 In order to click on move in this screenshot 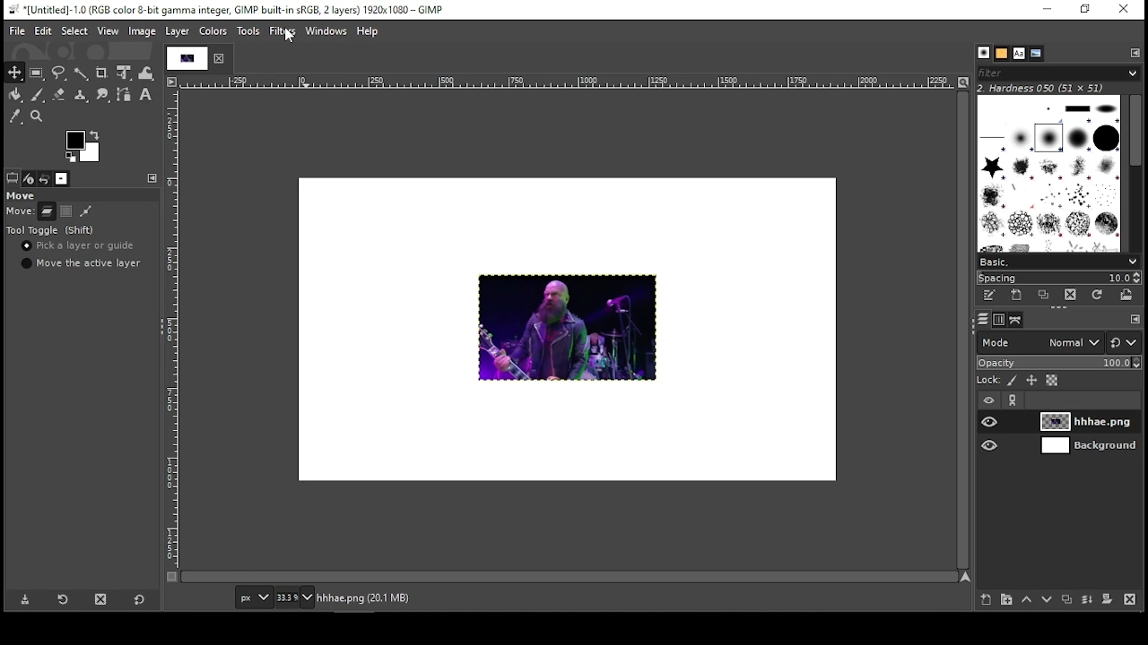, I will do `click(23, 195)`.